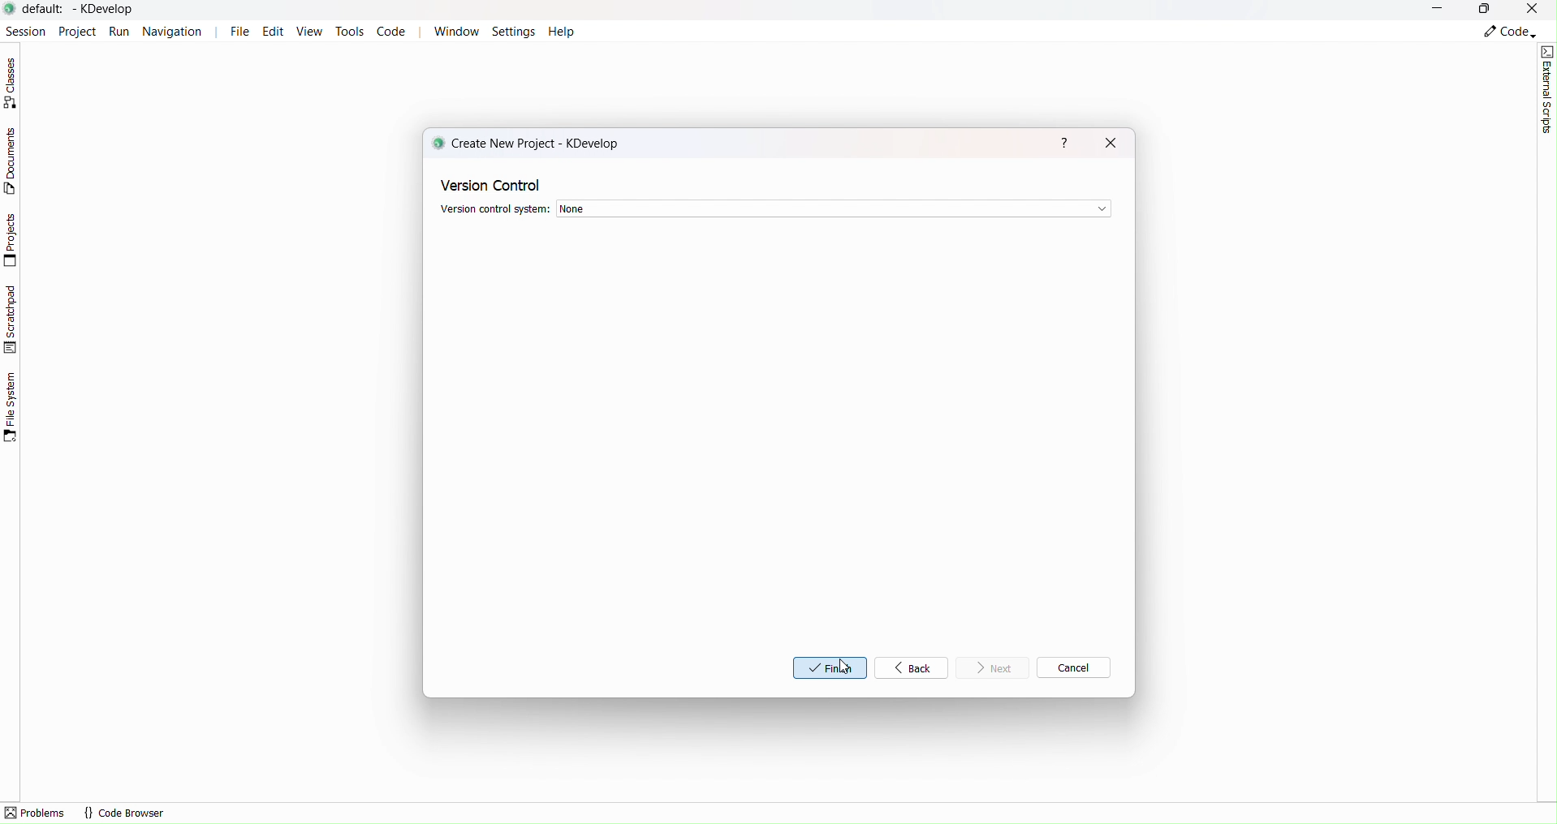  Describe the element at coordinates (561, 31) in the screenshot. I see `Help` at that location.